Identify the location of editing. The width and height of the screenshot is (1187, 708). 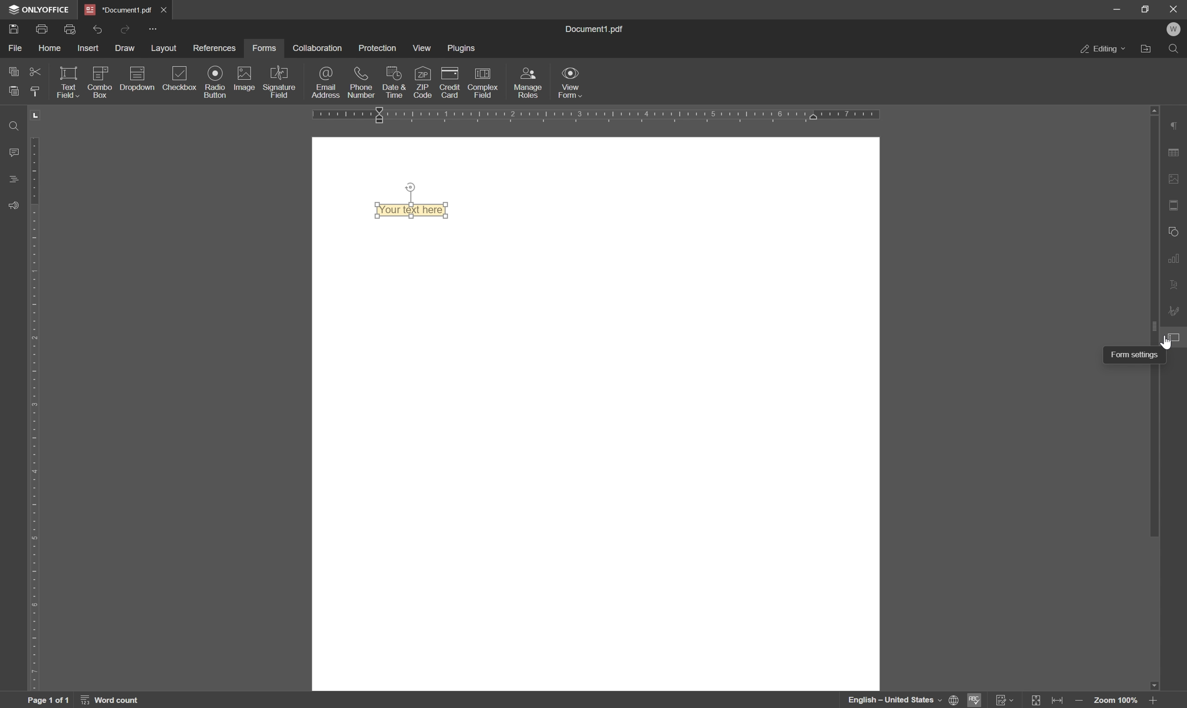
(1103, 50).